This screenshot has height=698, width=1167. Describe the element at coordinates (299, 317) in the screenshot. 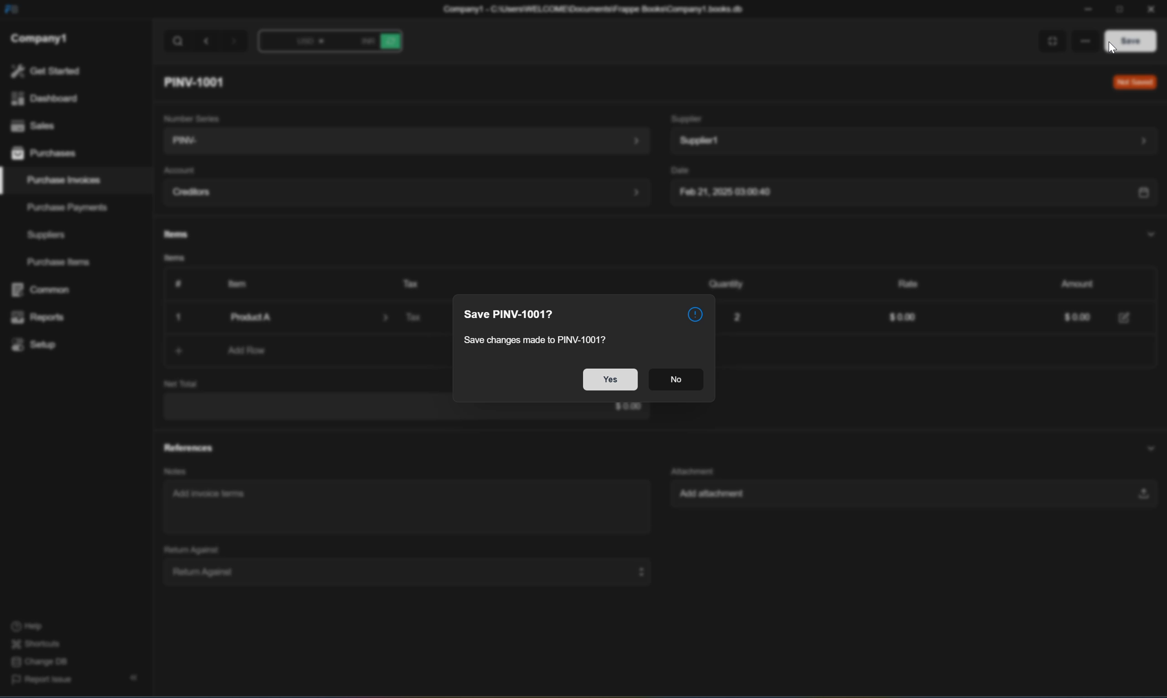

I see `Product A` at that location.